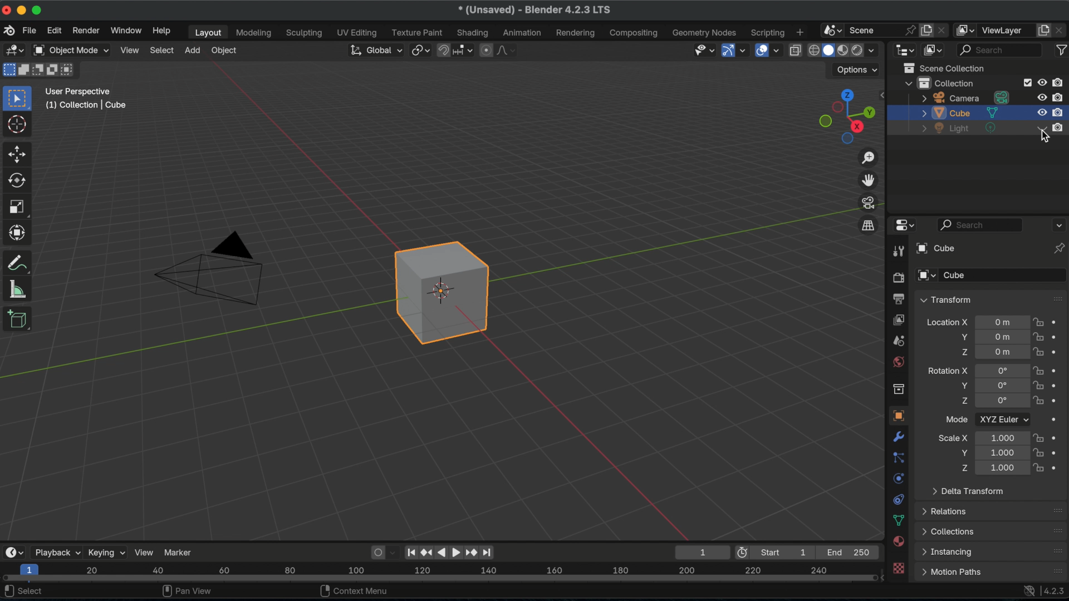 The width and height of the screenshot is (1069, 601). Describe the element at coordinates (86, 30) in the screenshot. I see `render` at that location.